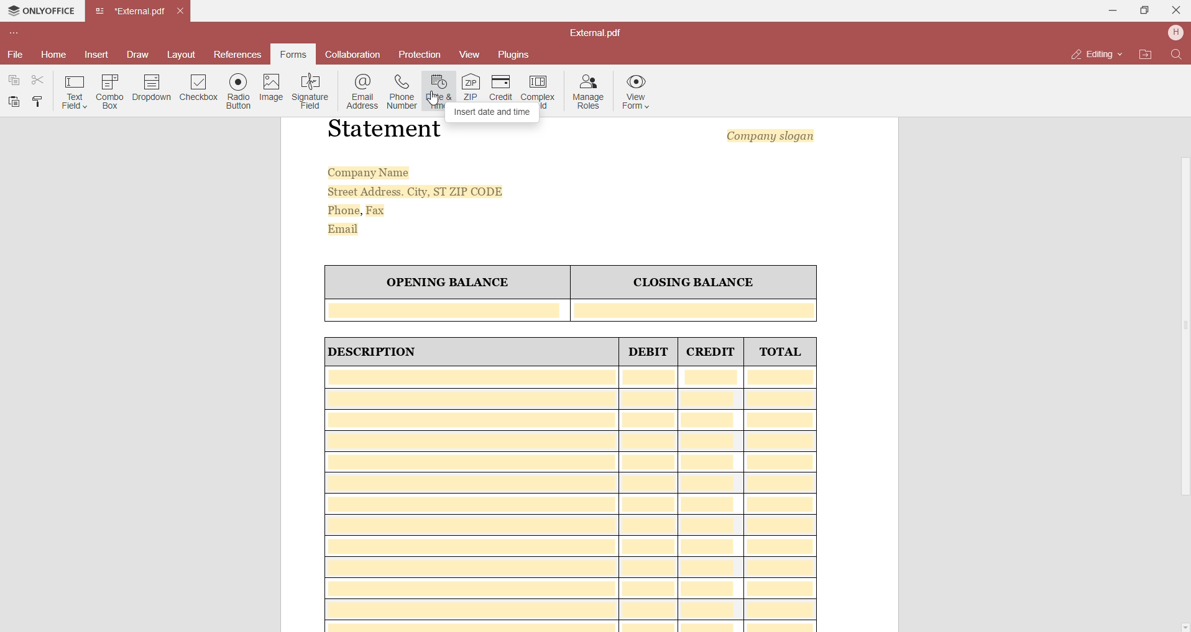 Image resolution: width=1191 pixels, height=632 pixels. I want to click on Editing, so click(1092, 55).